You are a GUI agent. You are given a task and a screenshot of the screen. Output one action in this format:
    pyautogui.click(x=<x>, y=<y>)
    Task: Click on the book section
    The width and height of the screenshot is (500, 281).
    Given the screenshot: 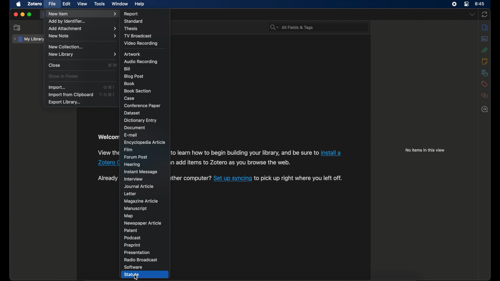 What is the action you would take?
    pyautogui.click(x=137, y=91)
    